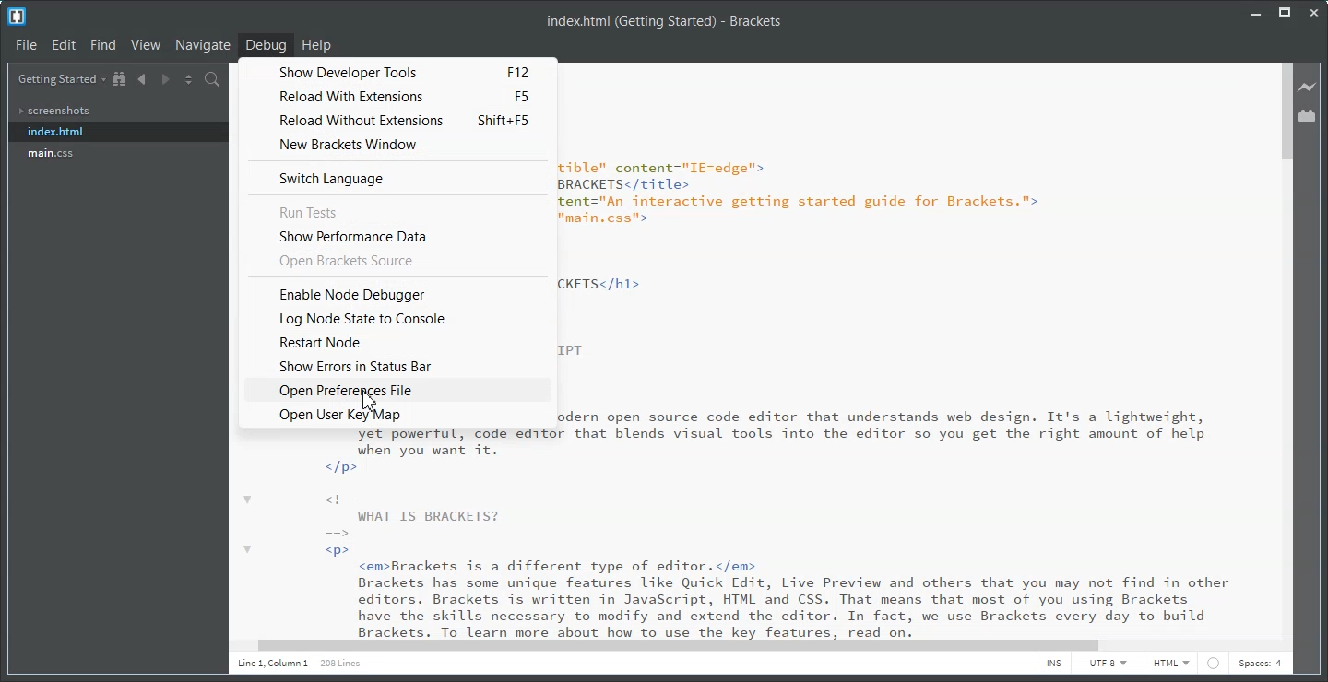 This screenshot has height=682, width=1328. What do you see at coordinates (60, 80) in the screenshot?
I see `Getting Started` at bounding box center [60, 80].